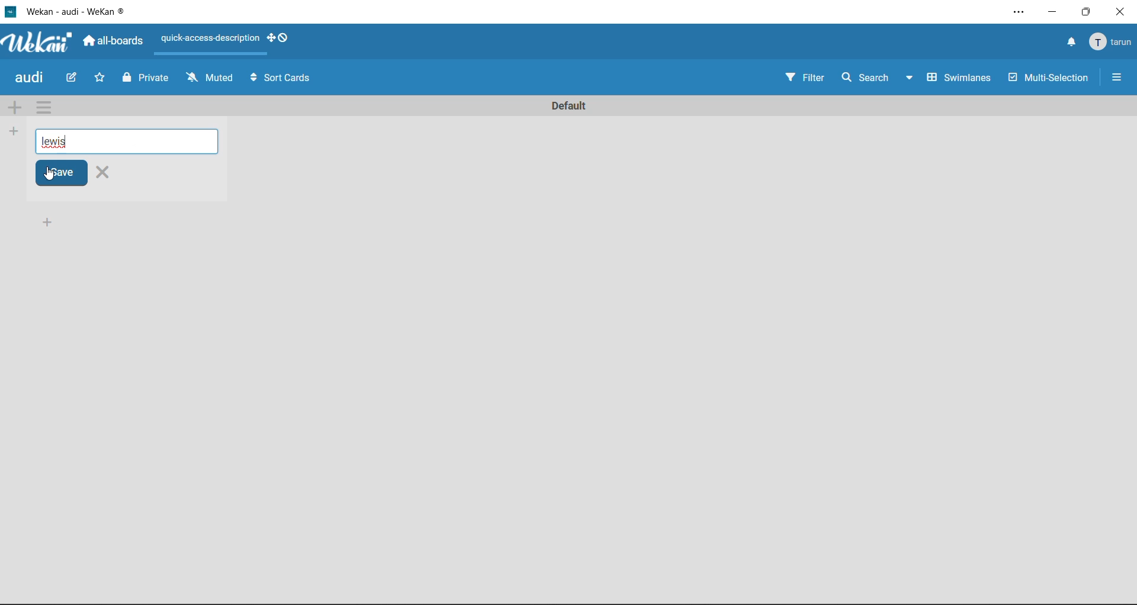 The width and height of the screenshot is (1137, 605). Describe the element at coordinates (1124, 12) in the screenshot. I see `close` at that location.